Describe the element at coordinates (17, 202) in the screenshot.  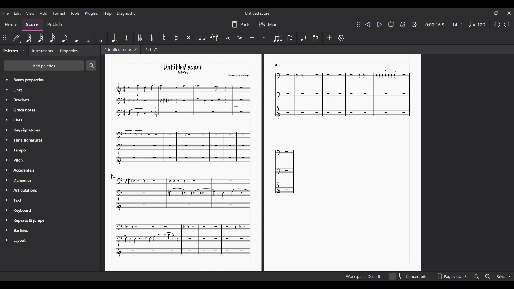
I see `> Text` at that location.